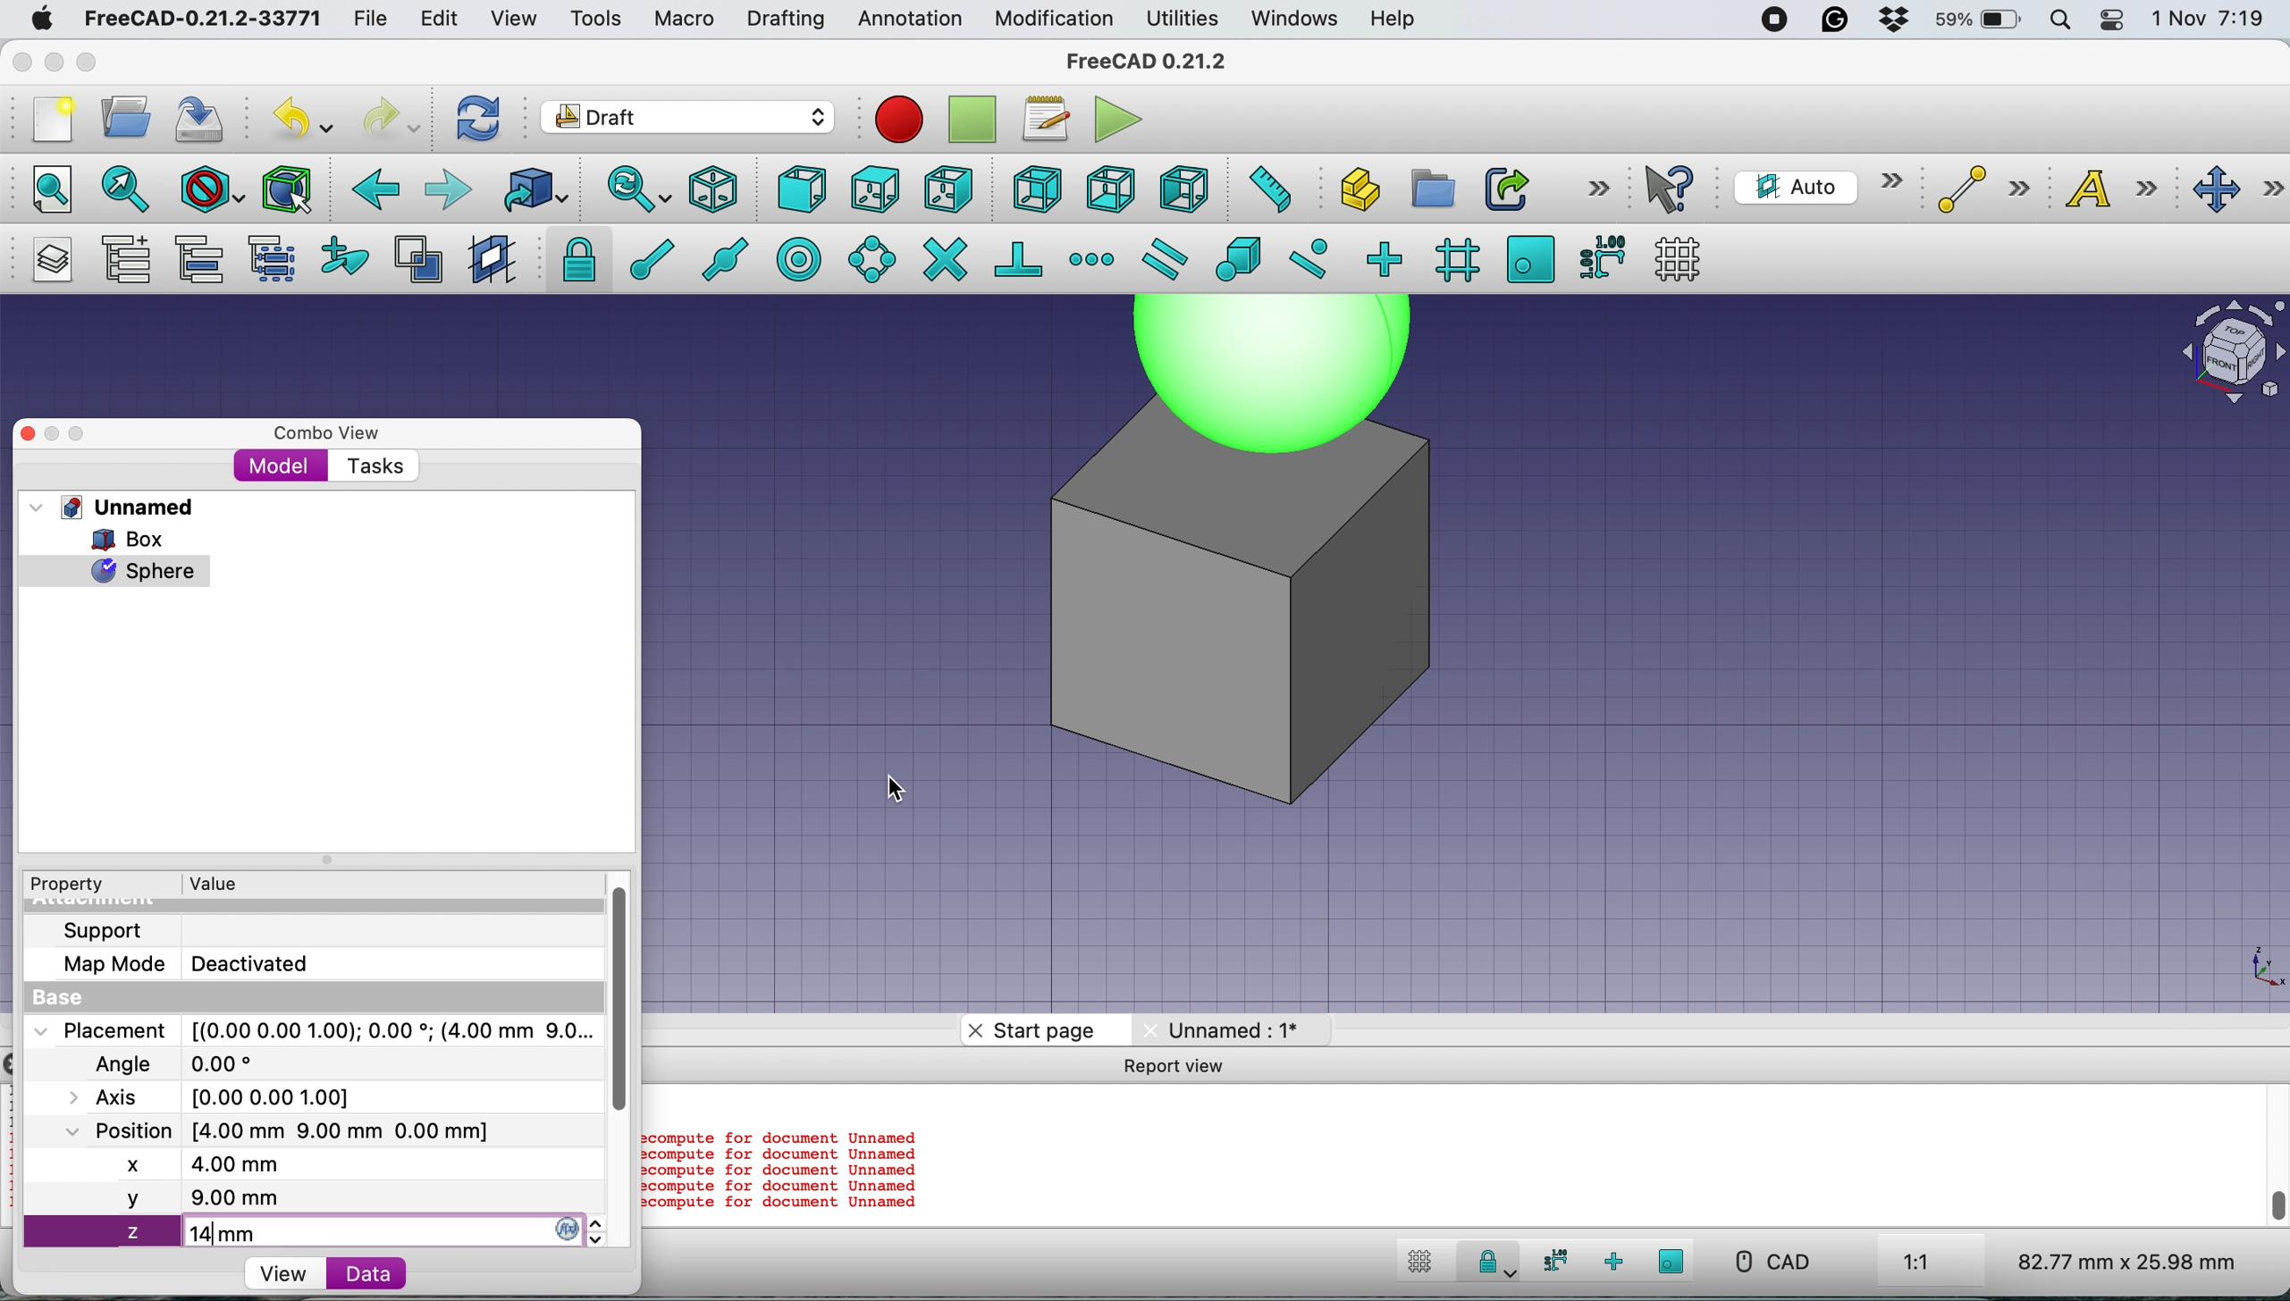 The width and height of the screenshot is (2290, 1301). Describe the element at coordinates (1973, 21) in the screenshot. I see `battery` at that location.